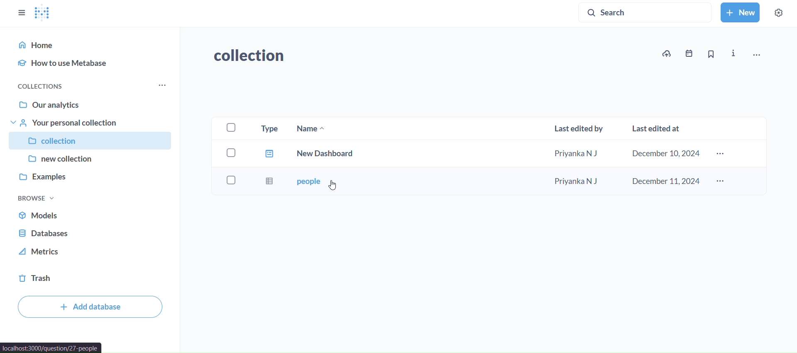 This screenshot has width=797, height=353. Describe the element at coordinates (46, 13) in the screenshot. I see `logo` at that location.